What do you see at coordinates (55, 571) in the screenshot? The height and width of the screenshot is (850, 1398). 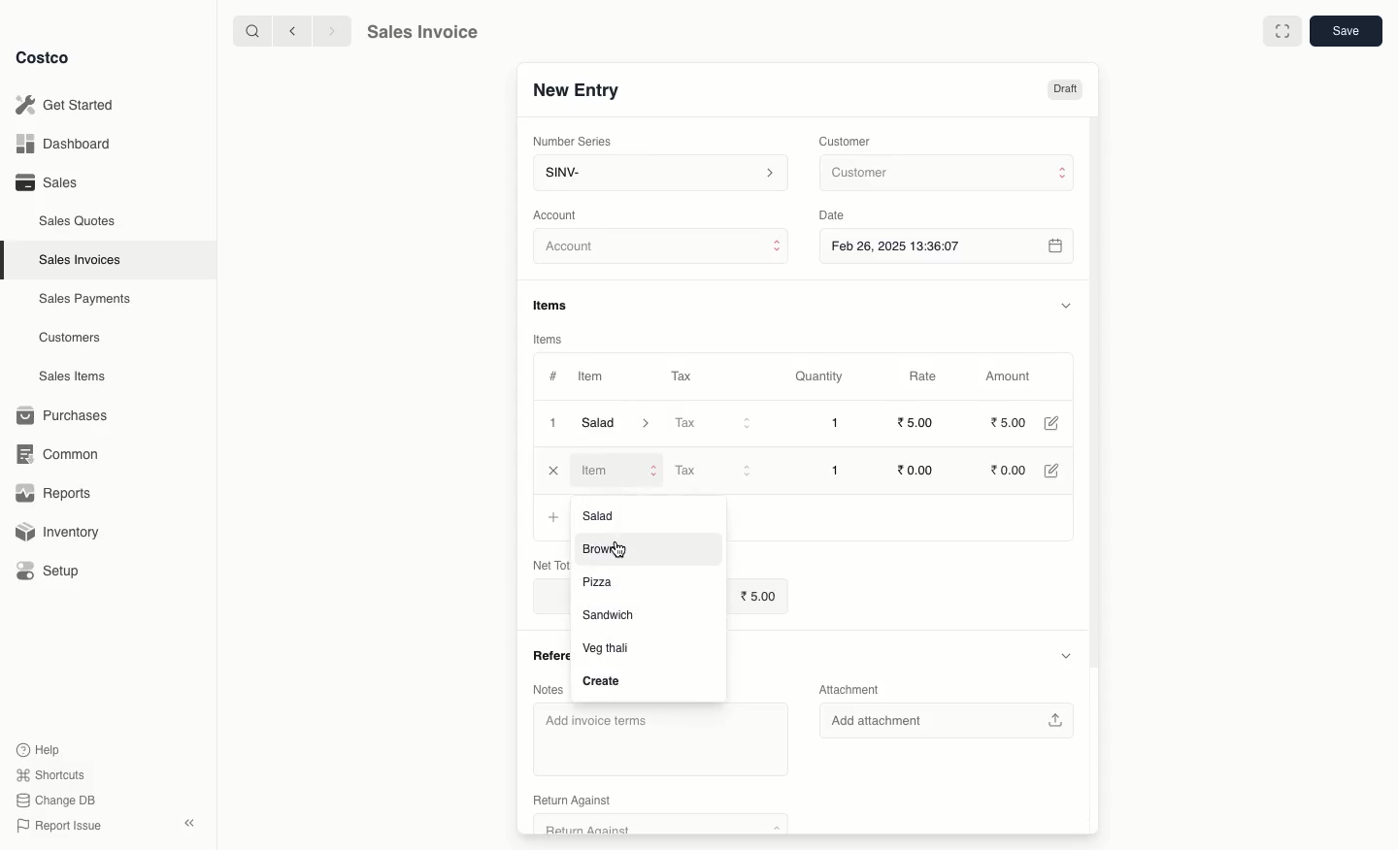 I see `Setup` at bounding box center [55, 571].